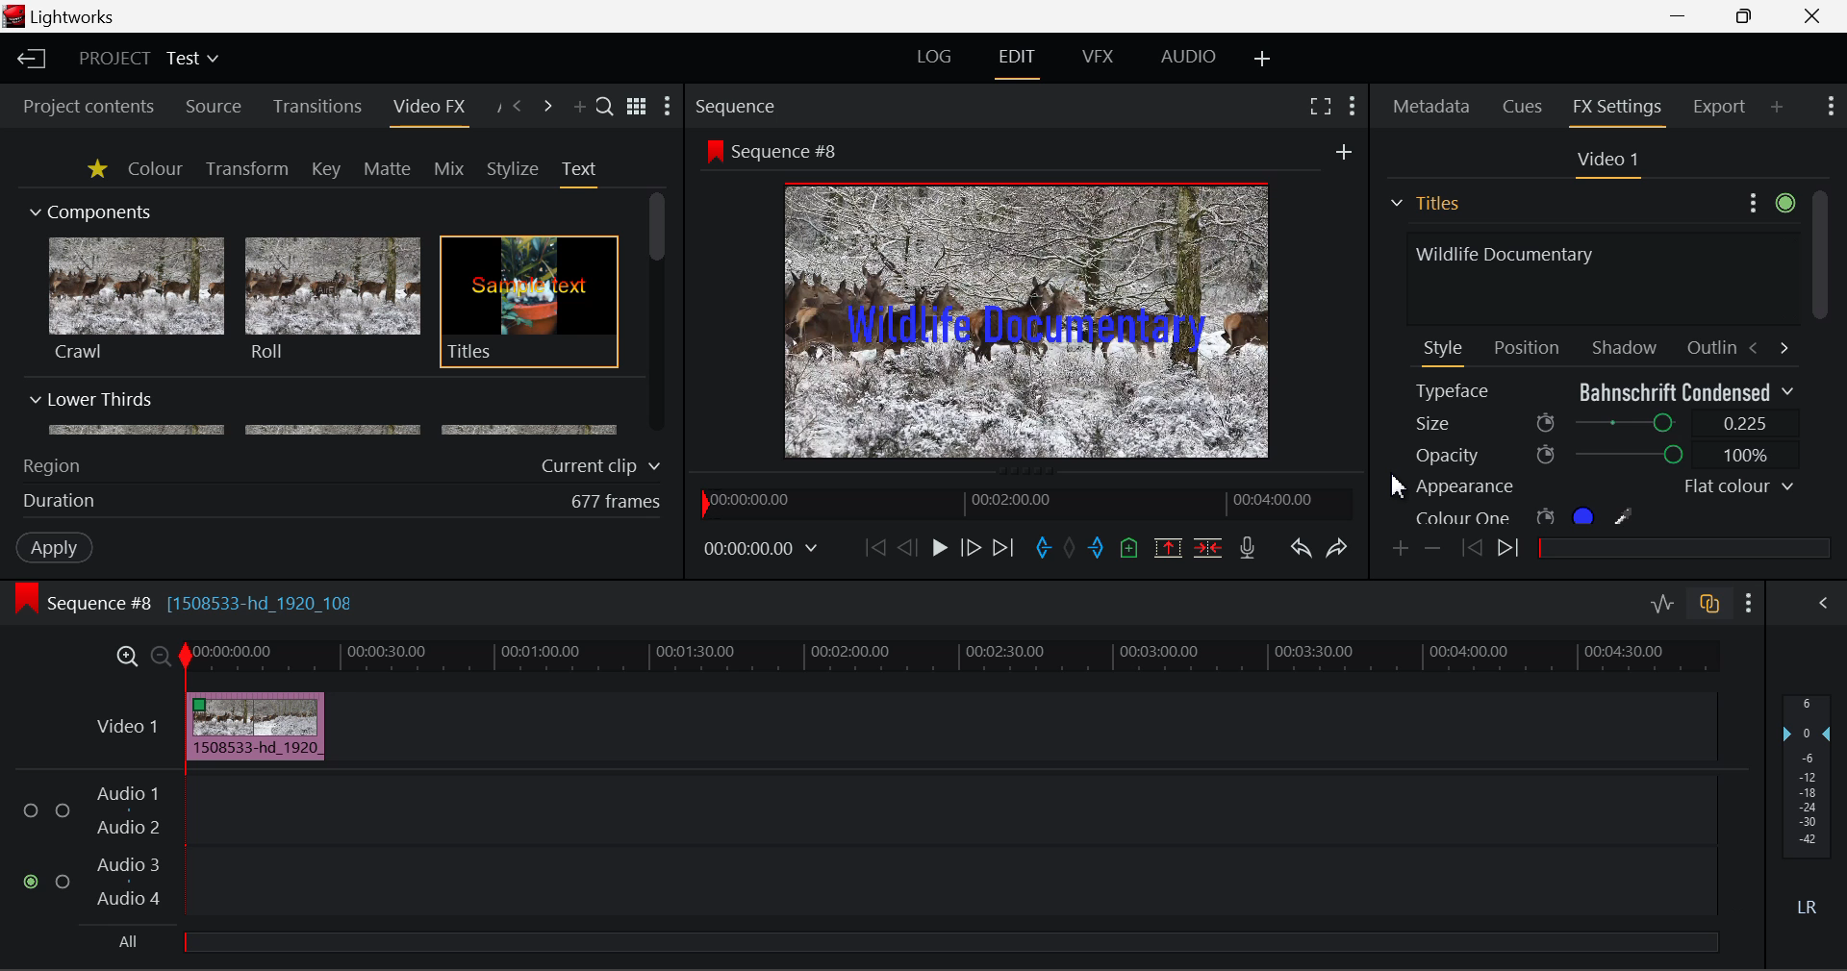 This screenshot has width=1847, height=971. What do you see at coordinates (1819, 359) in the screenshot?
I see `Scroll Bar` at bounding box center [1819, 359].